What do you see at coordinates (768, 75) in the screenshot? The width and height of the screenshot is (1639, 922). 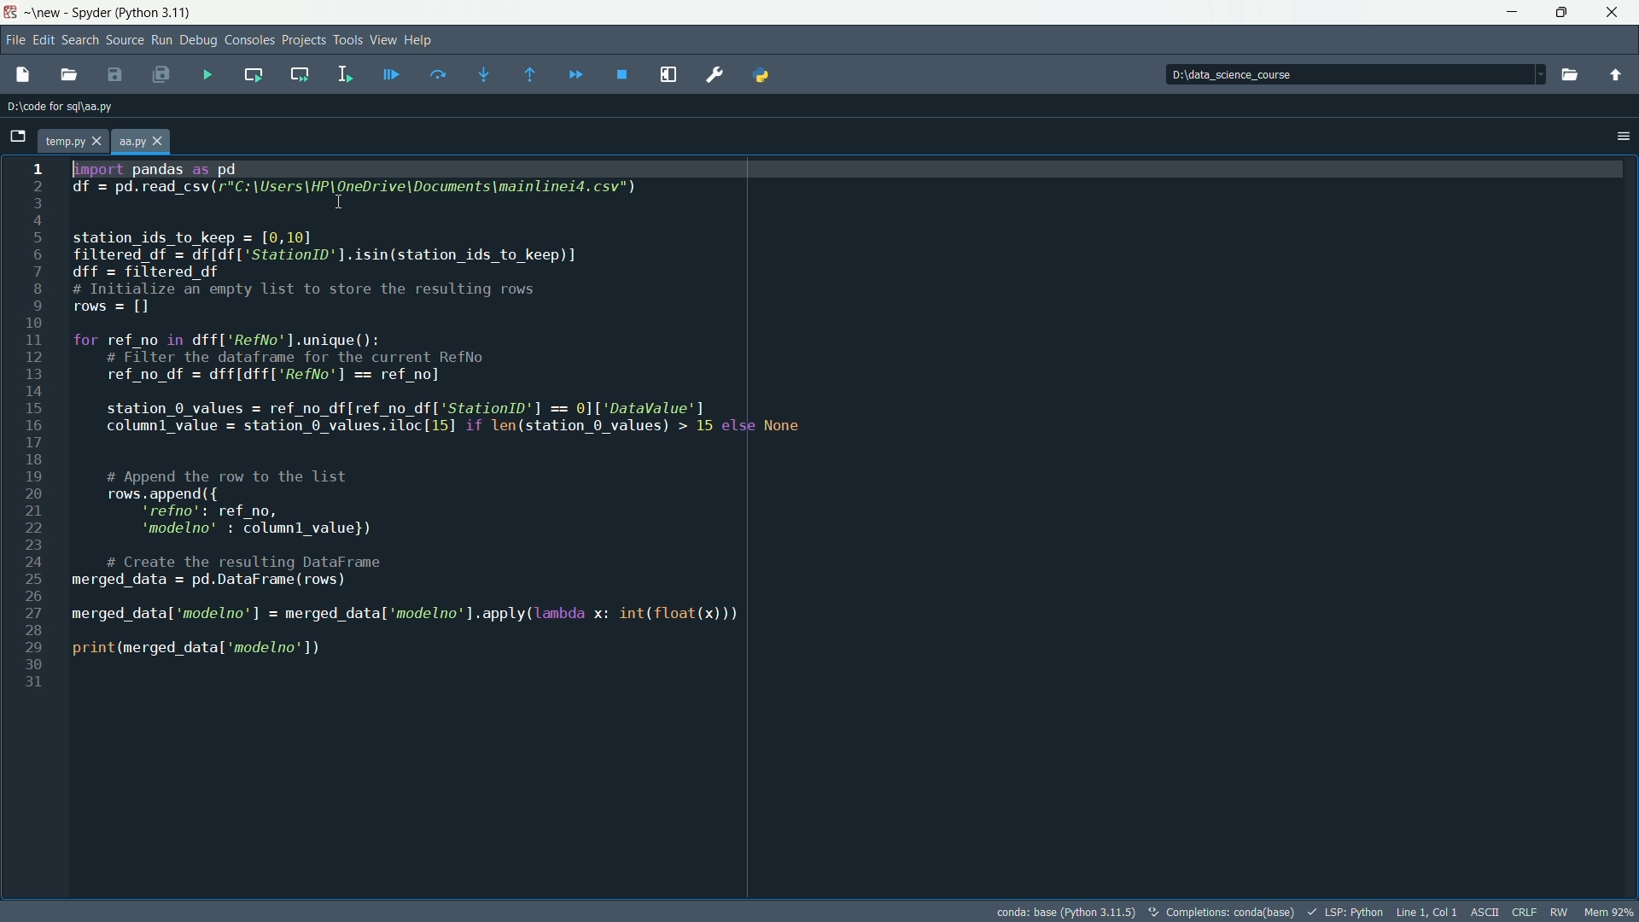 I see `PYTHONPATH manager` at bounding box center [768, 75].